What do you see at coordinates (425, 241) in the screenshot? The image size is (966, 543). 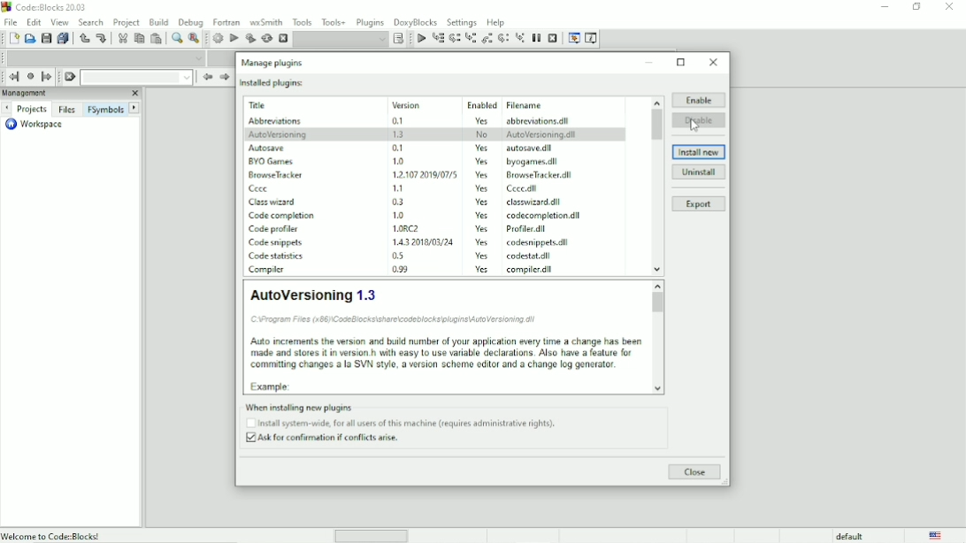 I see `1.4.3 2018/03/24` at bounding box center [425, 241].